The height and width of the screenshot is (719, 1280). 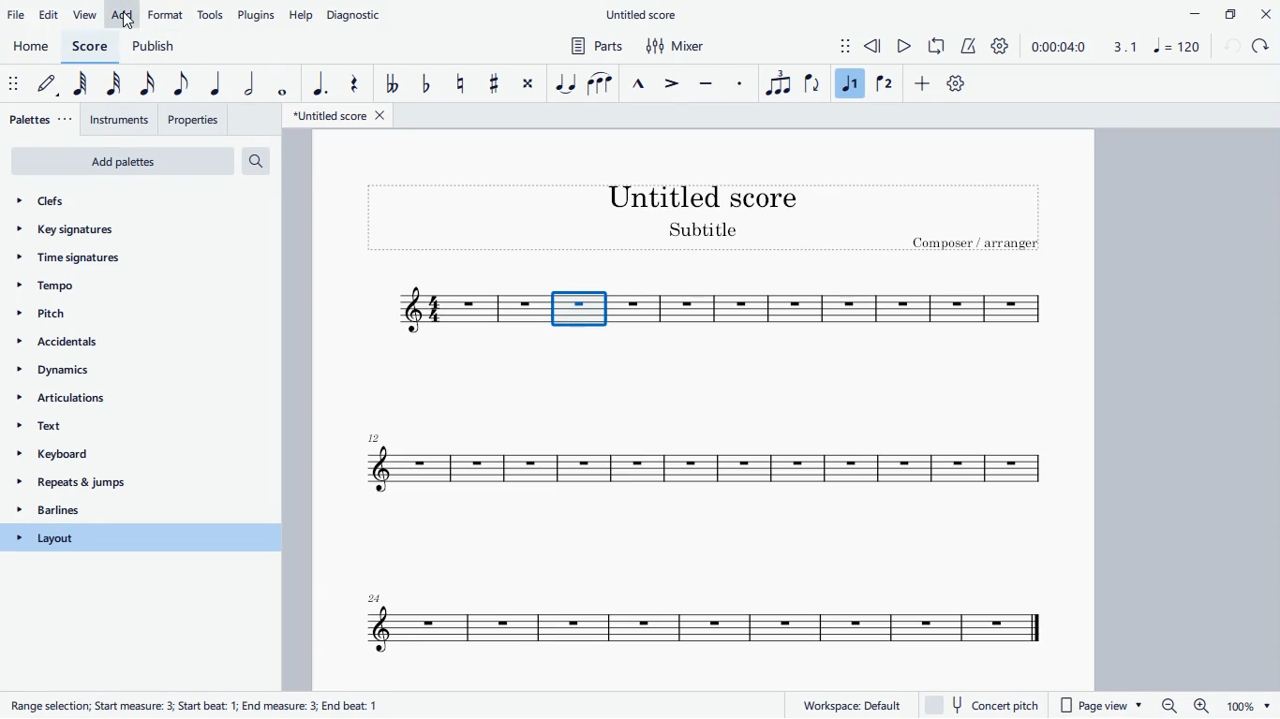 I want to click on tempo, so click(x=110, y=287).